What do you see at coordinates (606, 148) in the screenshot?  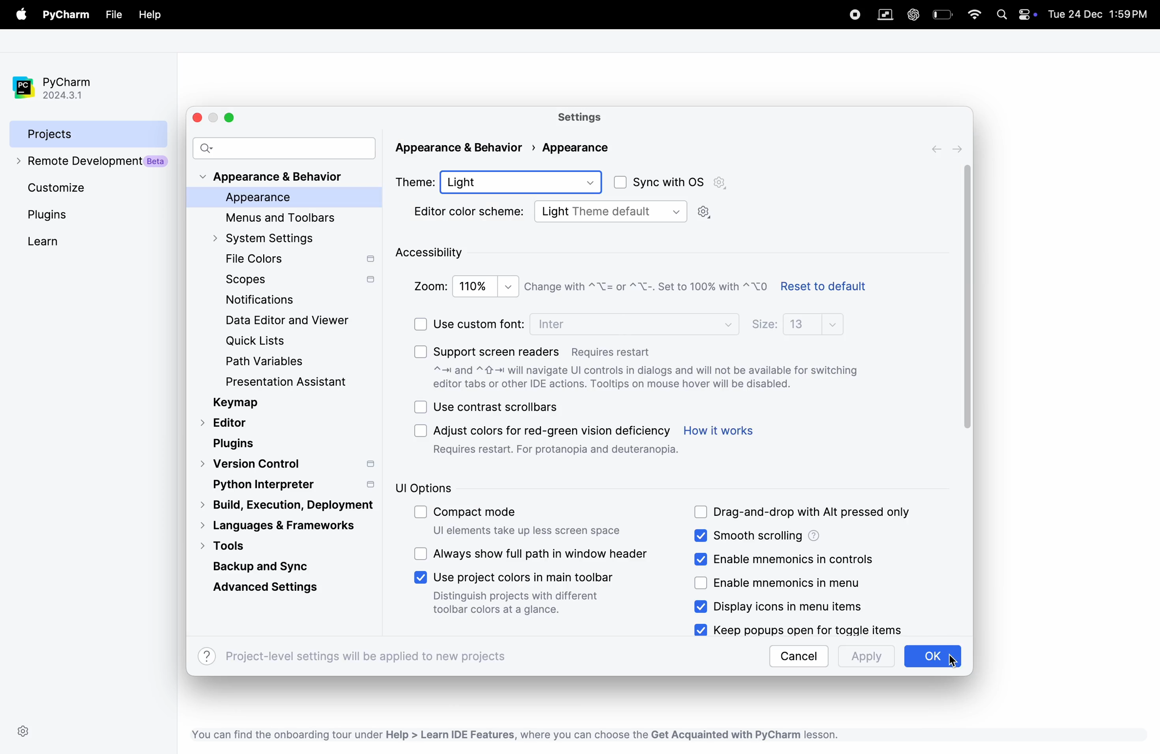 I see `appearance` at bounding box center [606, 148].